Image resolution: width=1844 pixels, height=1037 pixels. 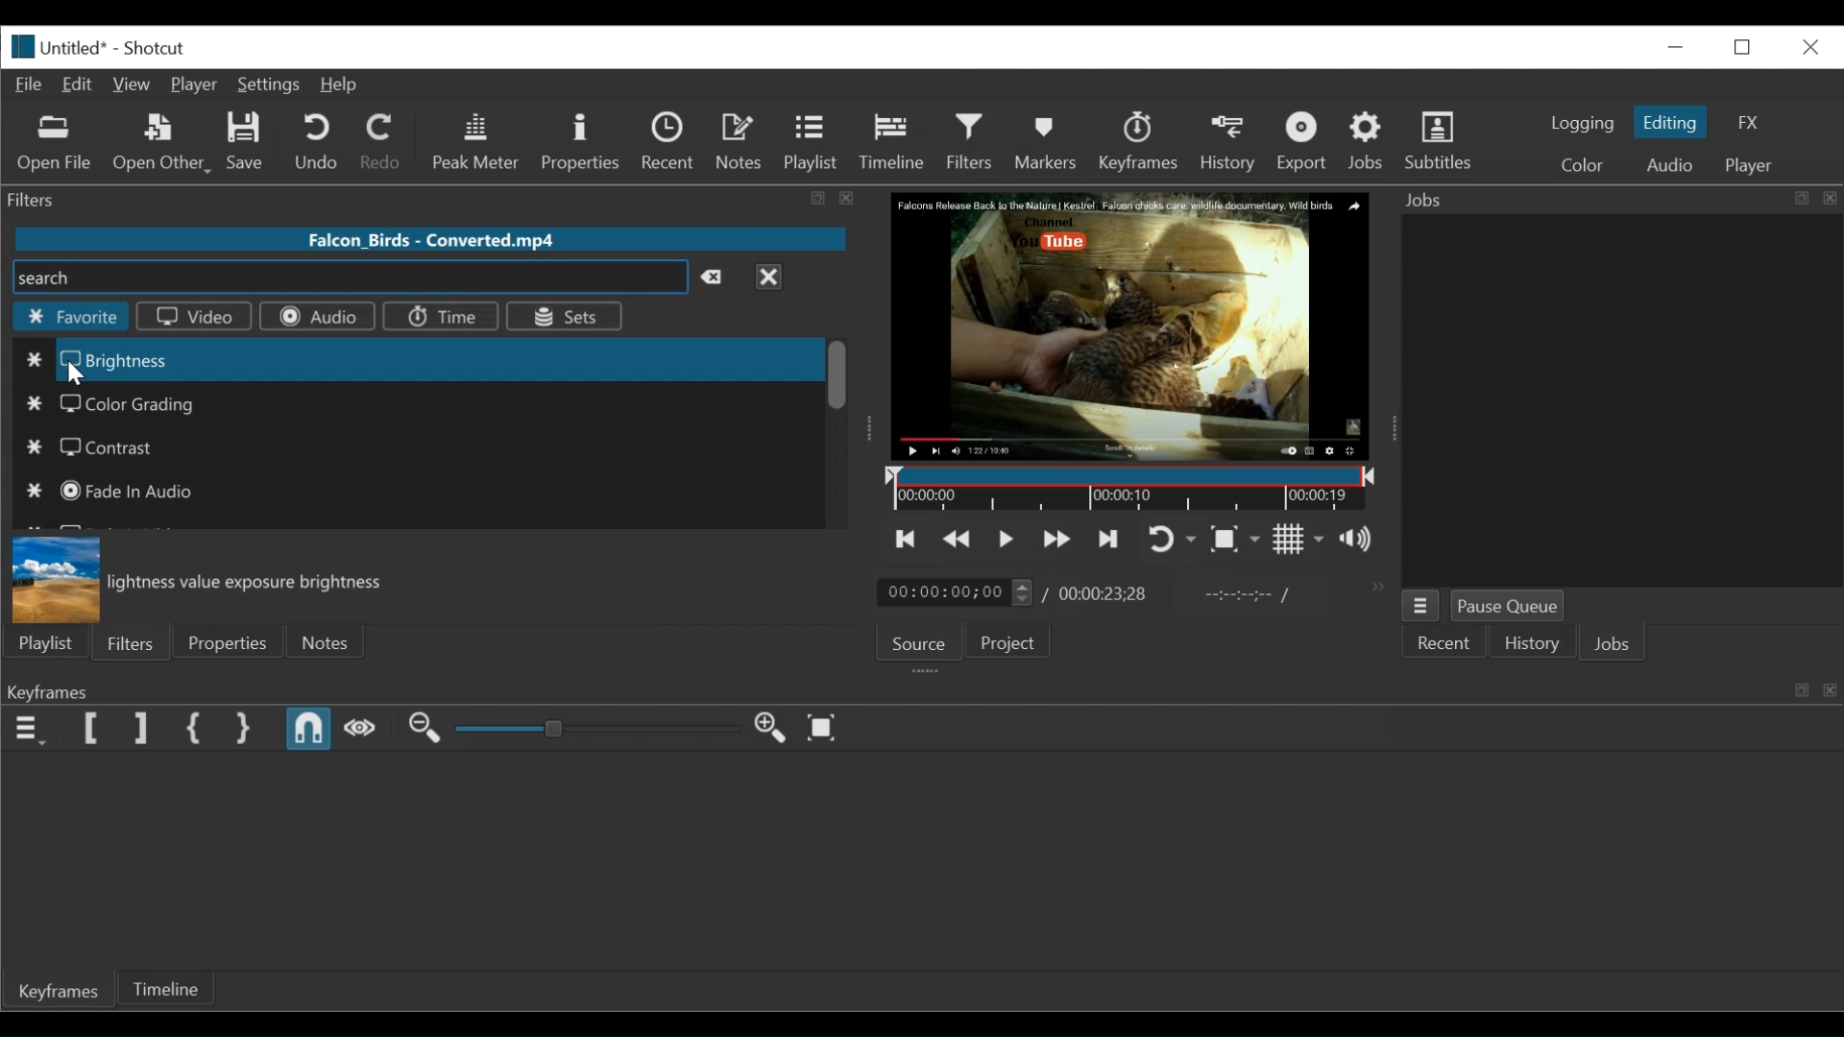 I want to click on Total Duration, so click(x=1104, y=594).